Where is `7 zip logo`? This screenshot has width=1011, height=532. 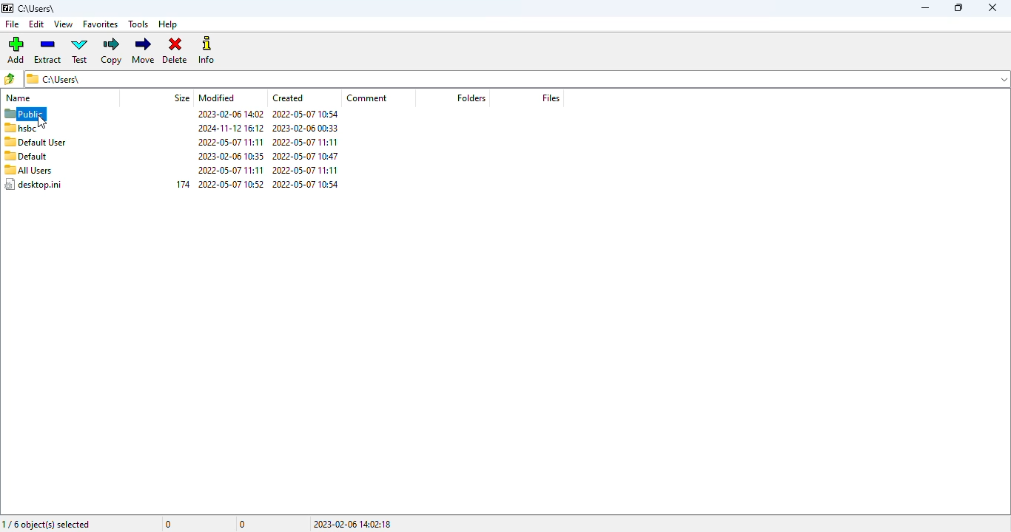 7 zip logo is located at coordinates (8, 9).